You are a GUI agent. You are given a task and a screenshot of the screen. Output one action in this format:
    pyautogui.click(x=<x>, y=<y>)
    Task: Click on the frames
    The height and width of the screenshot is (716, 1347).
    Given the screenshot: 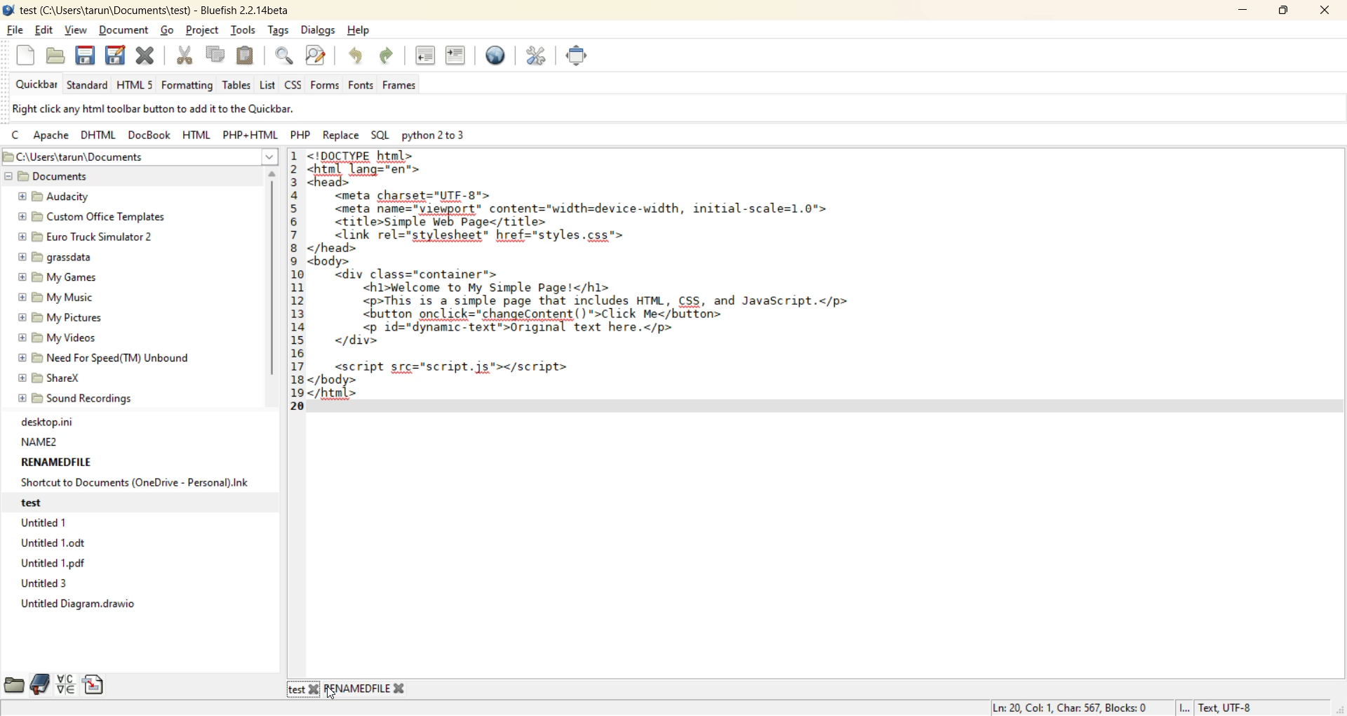 What is the action you would take?
    pyautogui.click(x=402, y=86)
    